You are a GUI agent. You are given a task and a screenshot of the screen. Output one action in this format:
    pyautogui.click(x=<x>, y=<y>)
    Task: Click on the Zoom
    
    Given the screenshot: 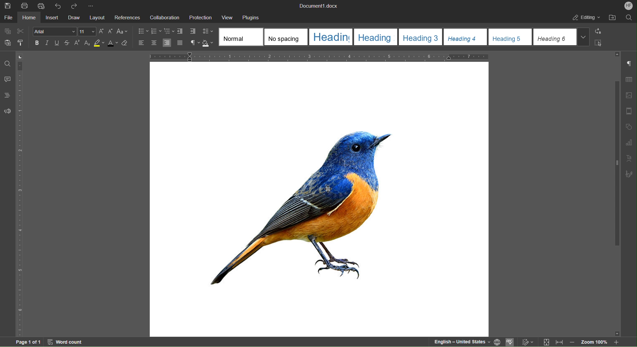 What is the action you would take?
    pyautogui.click(x=593, y=342)
    